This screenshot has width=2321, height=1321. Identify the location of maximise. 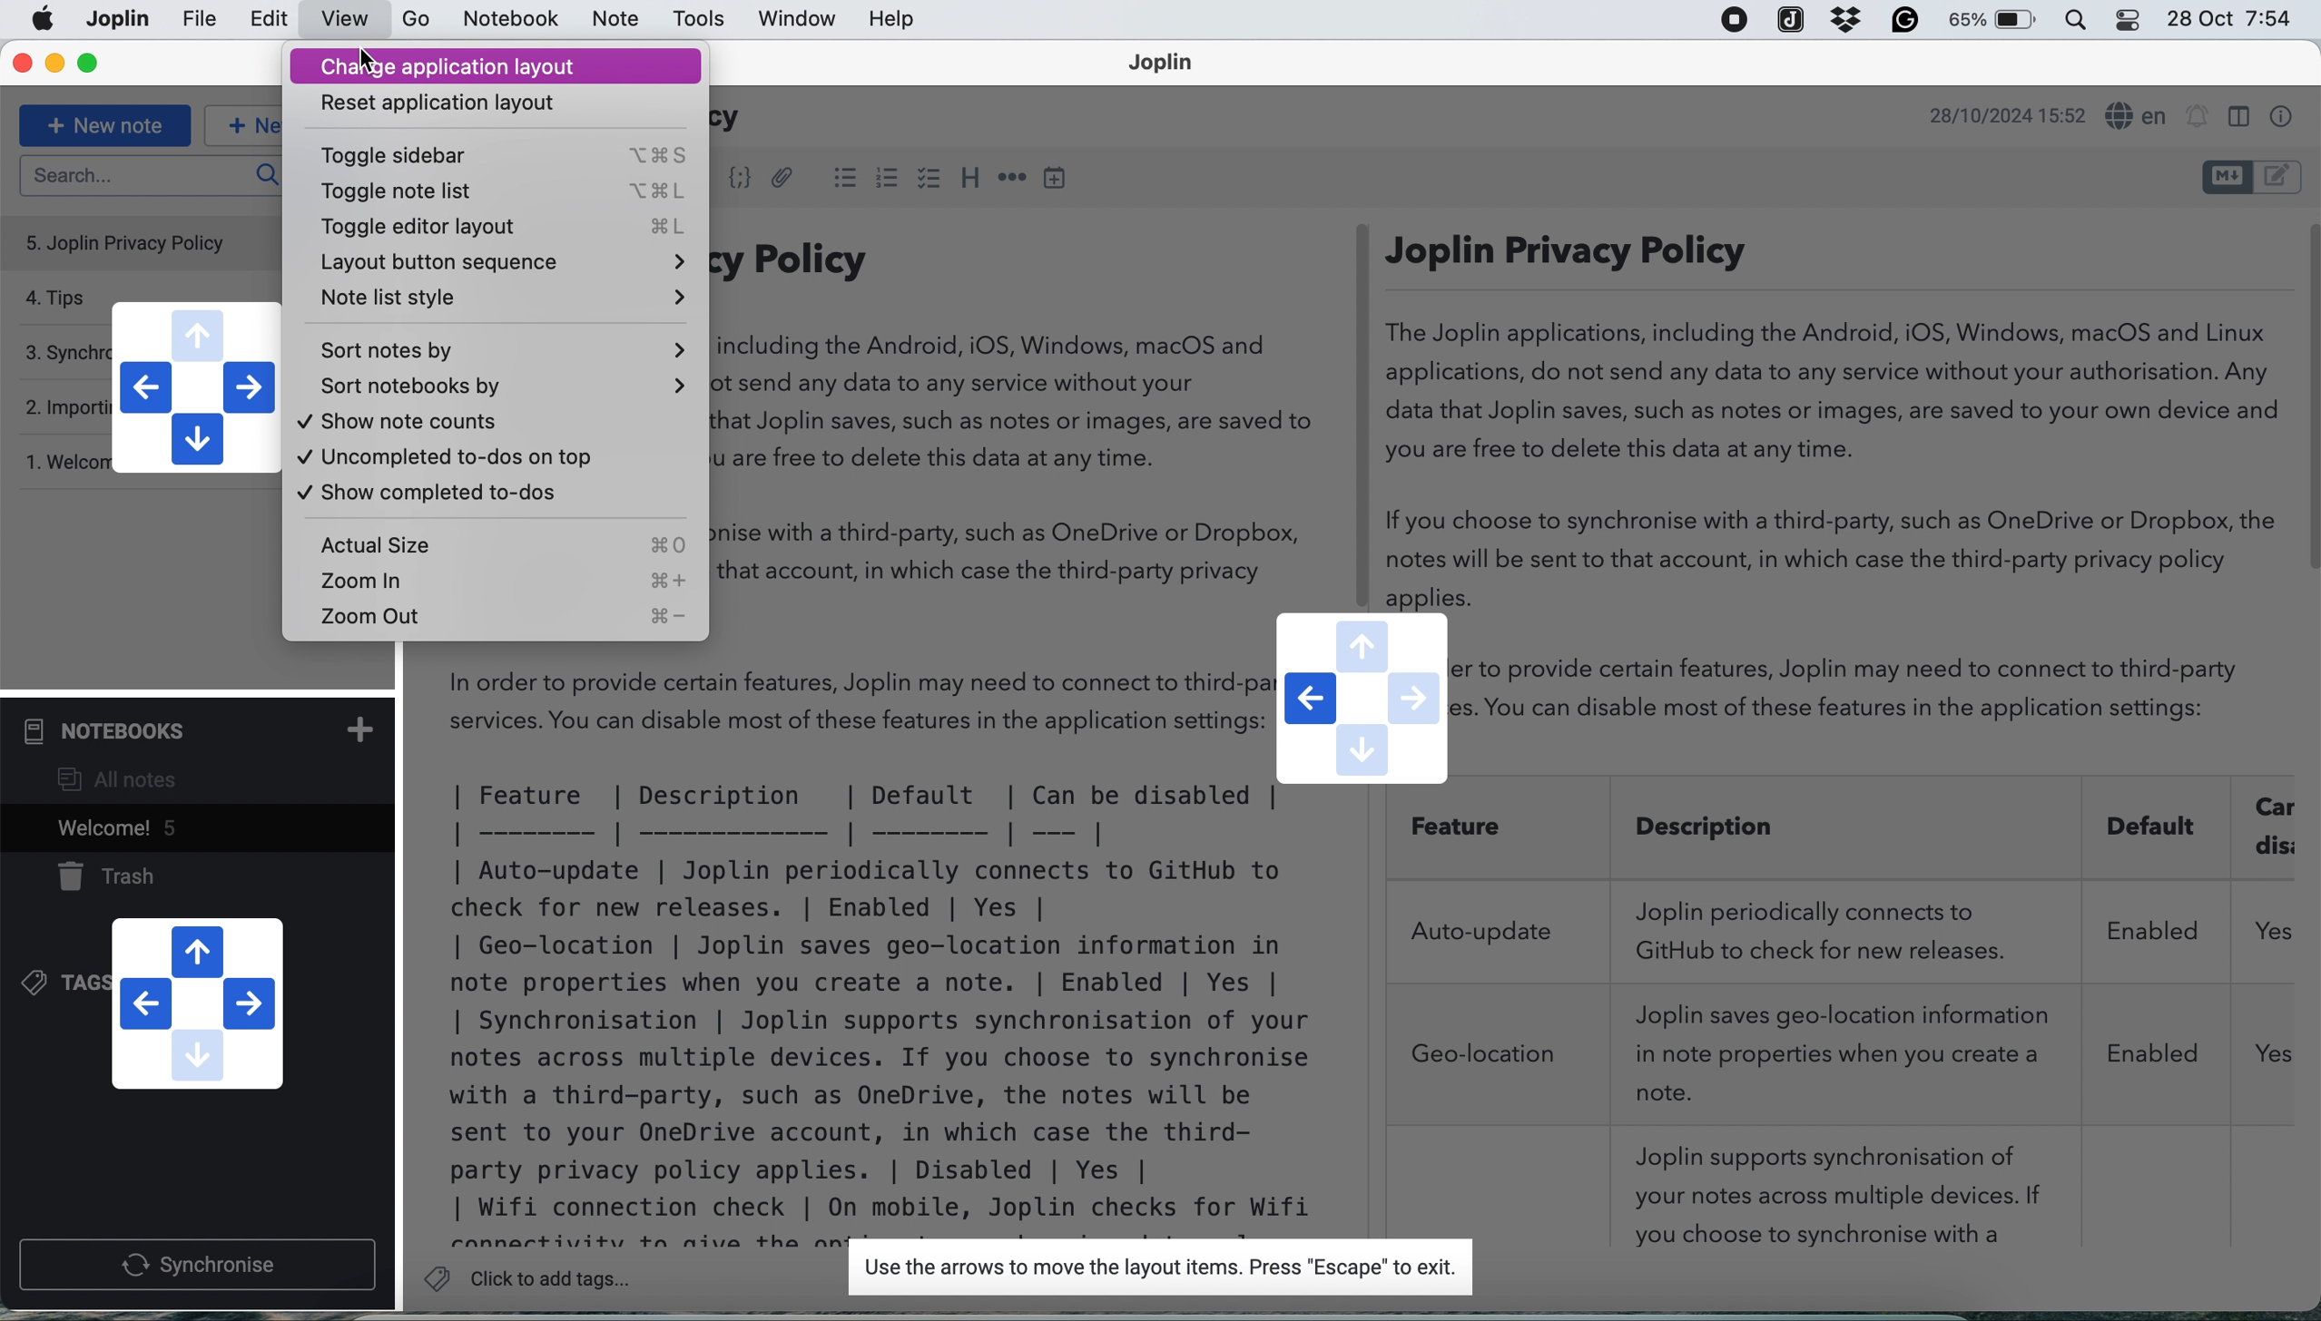
(88, 64).